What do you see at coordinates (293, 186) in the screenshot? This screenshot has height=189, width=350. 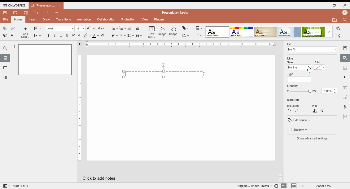 I see `fit slide` at bounding box center [293, 186].